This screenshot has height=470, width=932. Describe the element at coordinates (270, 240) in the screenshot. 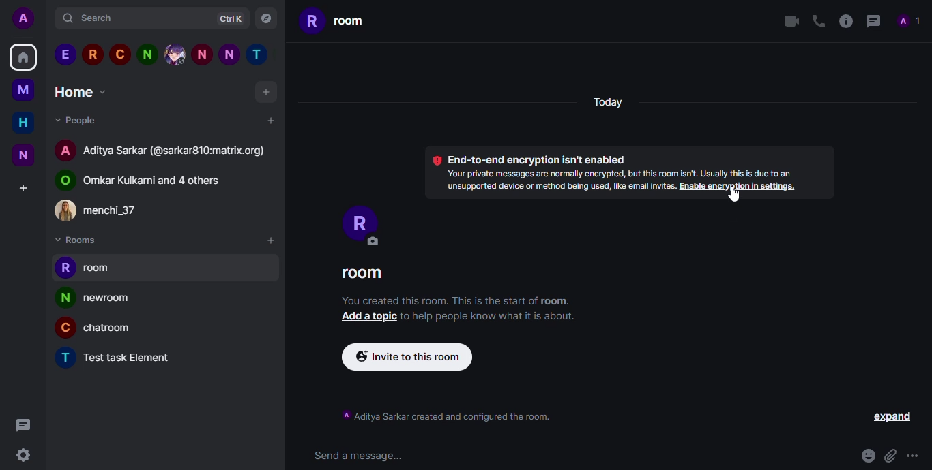

I see `add` at that location.